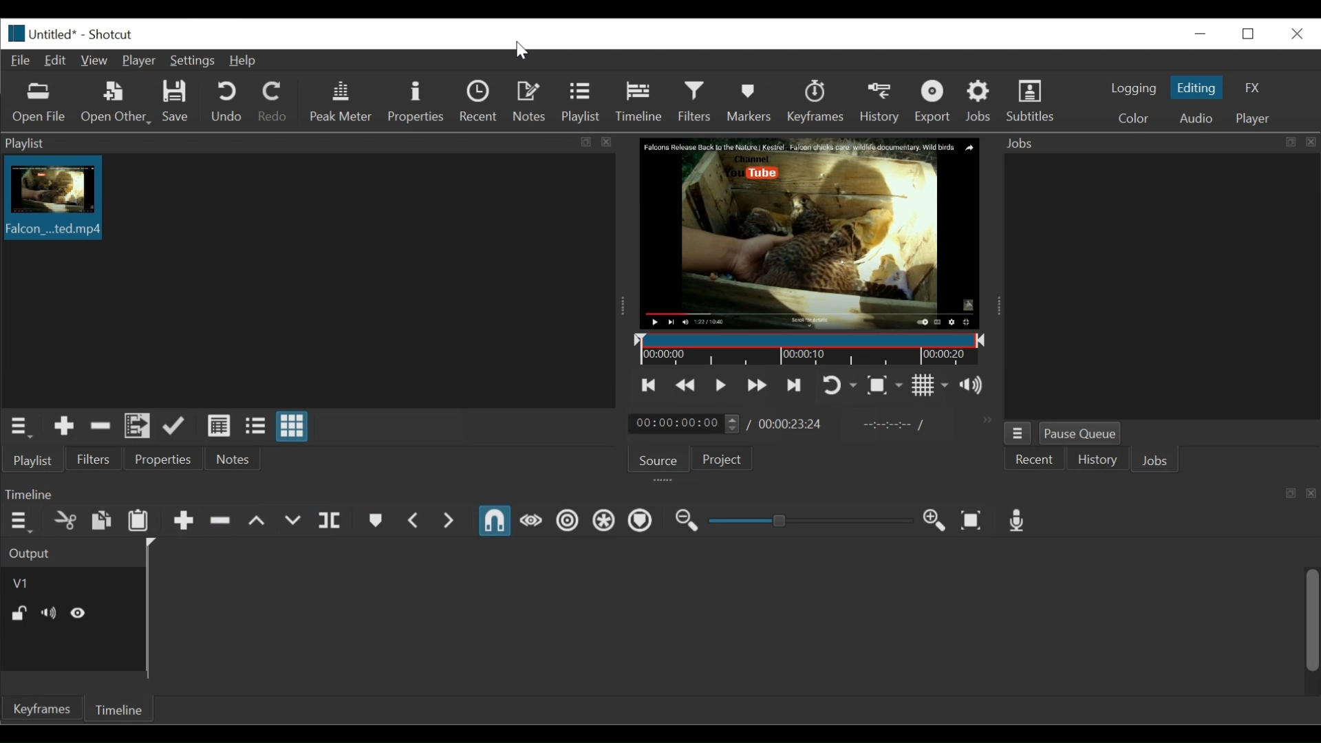 This screenshot has height=743, width=1321. Describe the element at coordinates (97, 461) in the screenshot. I see `Filters` at that location.